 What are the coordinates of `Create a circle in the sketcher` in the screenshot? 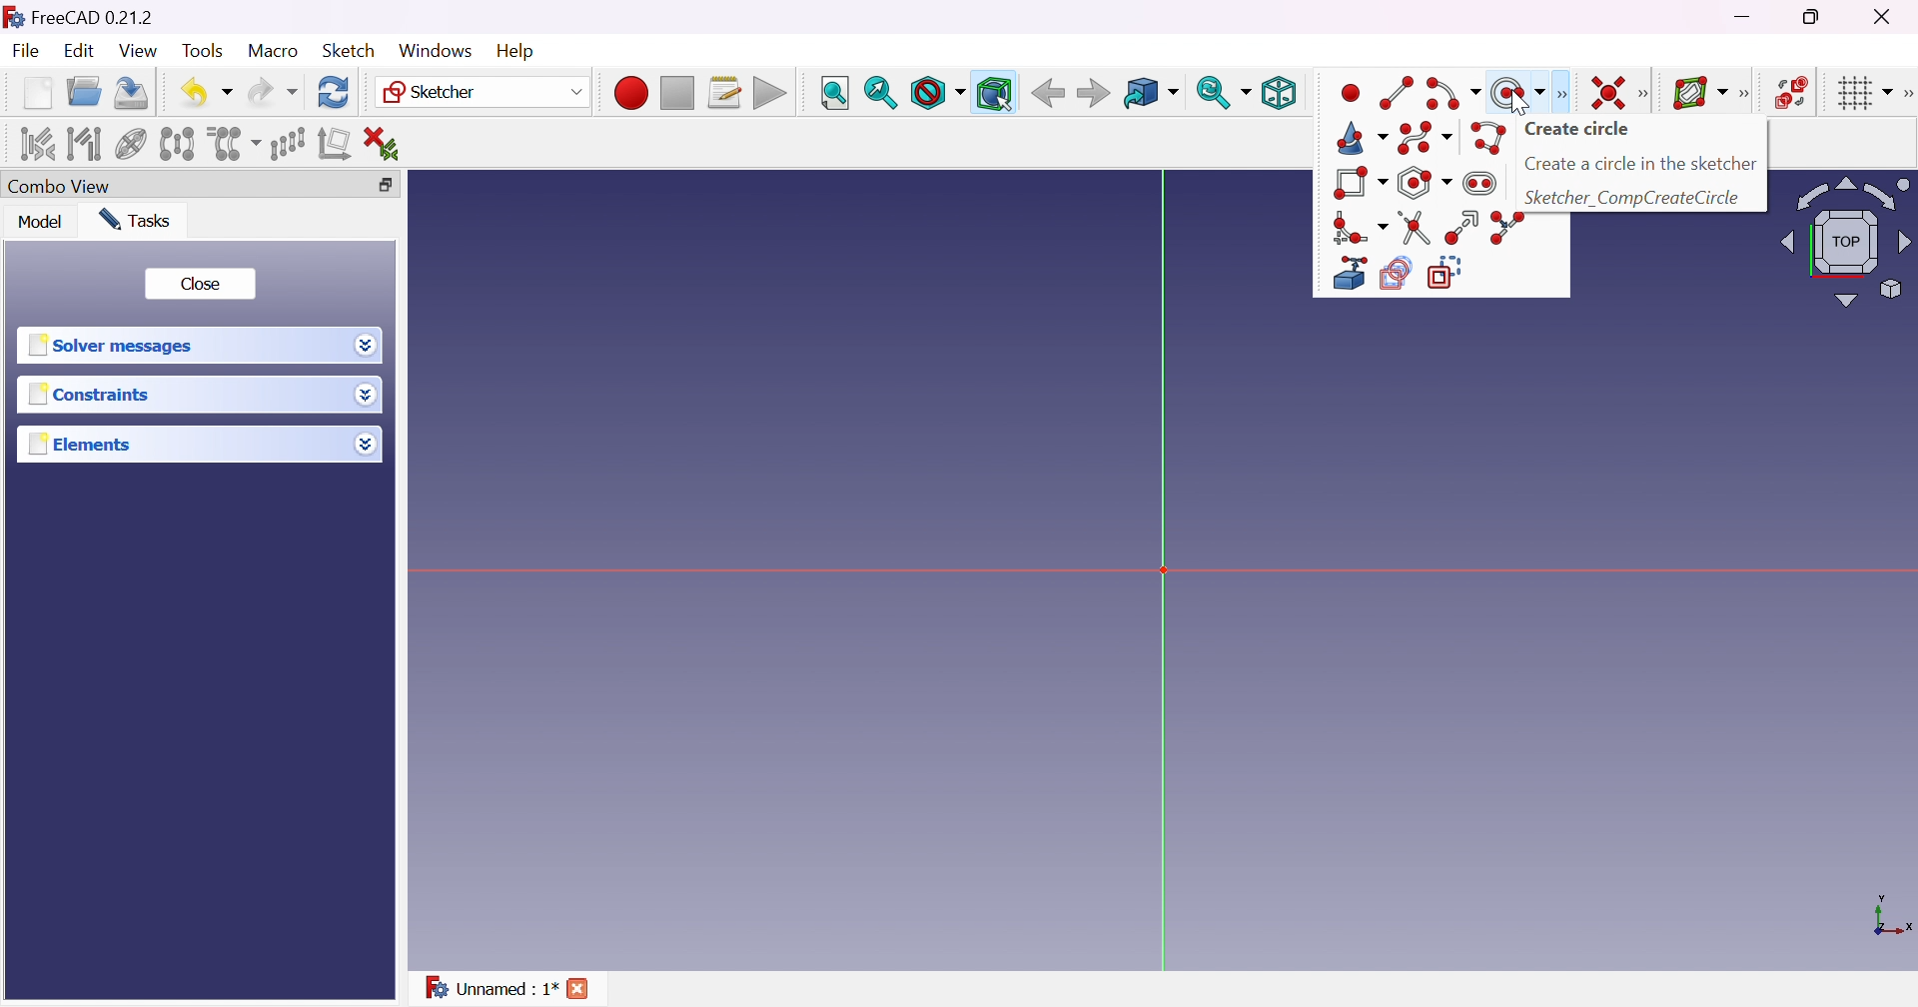 It's located at (1642, 164).